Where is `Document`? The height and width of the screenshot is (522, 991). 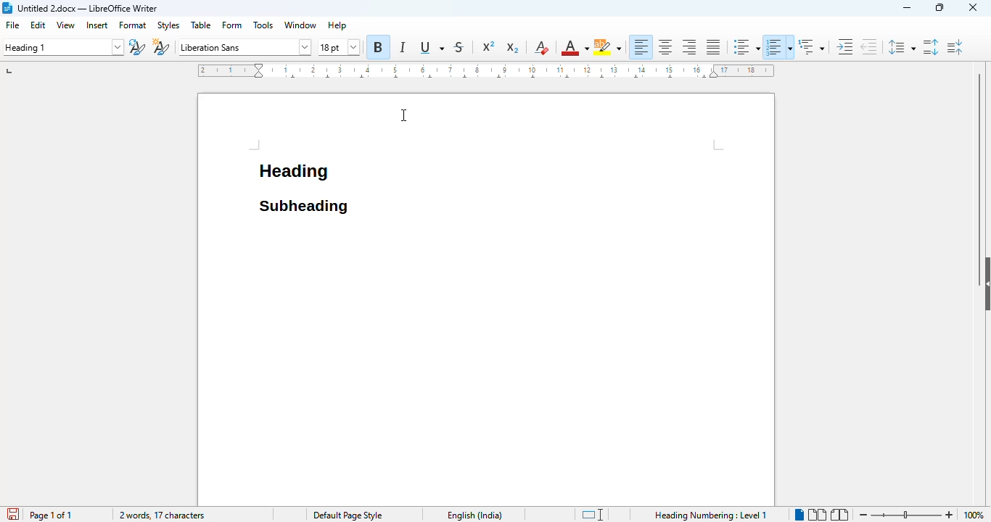 Document is located at coordinates (226, 155).